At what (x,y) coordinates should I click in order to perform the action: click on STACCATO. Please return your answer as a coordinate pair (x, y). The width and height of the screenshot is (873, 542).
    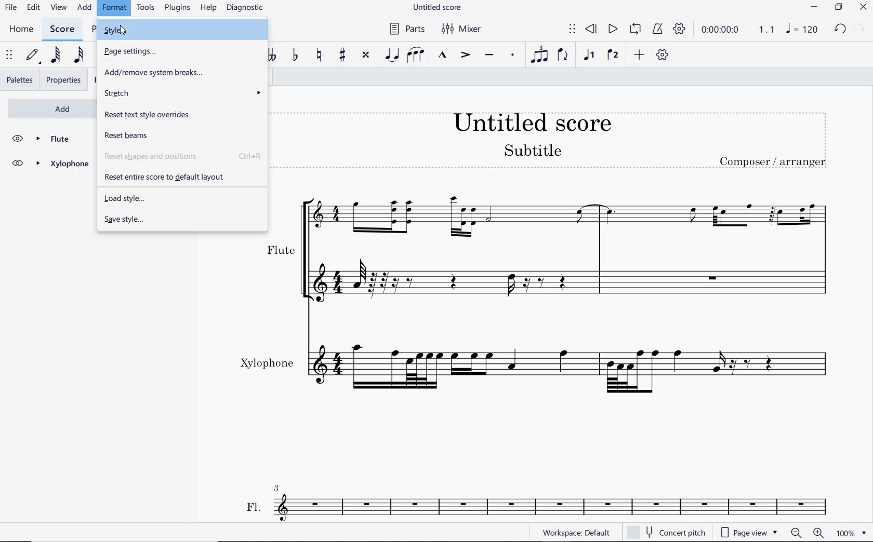
    Looking at the image, I should click on (512, 55).